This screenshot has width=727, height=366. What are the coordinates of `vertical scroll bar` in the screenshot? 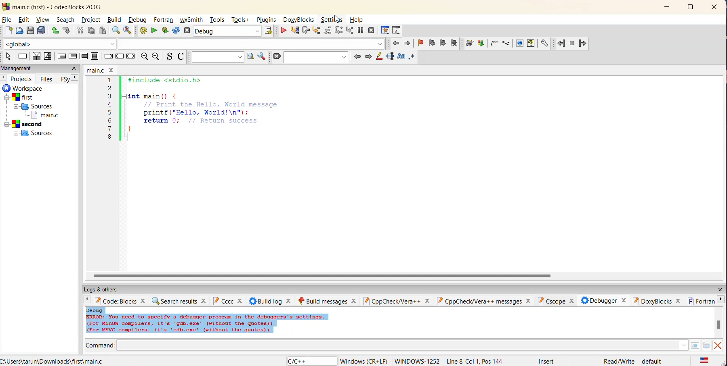 It's located at (719, 324).